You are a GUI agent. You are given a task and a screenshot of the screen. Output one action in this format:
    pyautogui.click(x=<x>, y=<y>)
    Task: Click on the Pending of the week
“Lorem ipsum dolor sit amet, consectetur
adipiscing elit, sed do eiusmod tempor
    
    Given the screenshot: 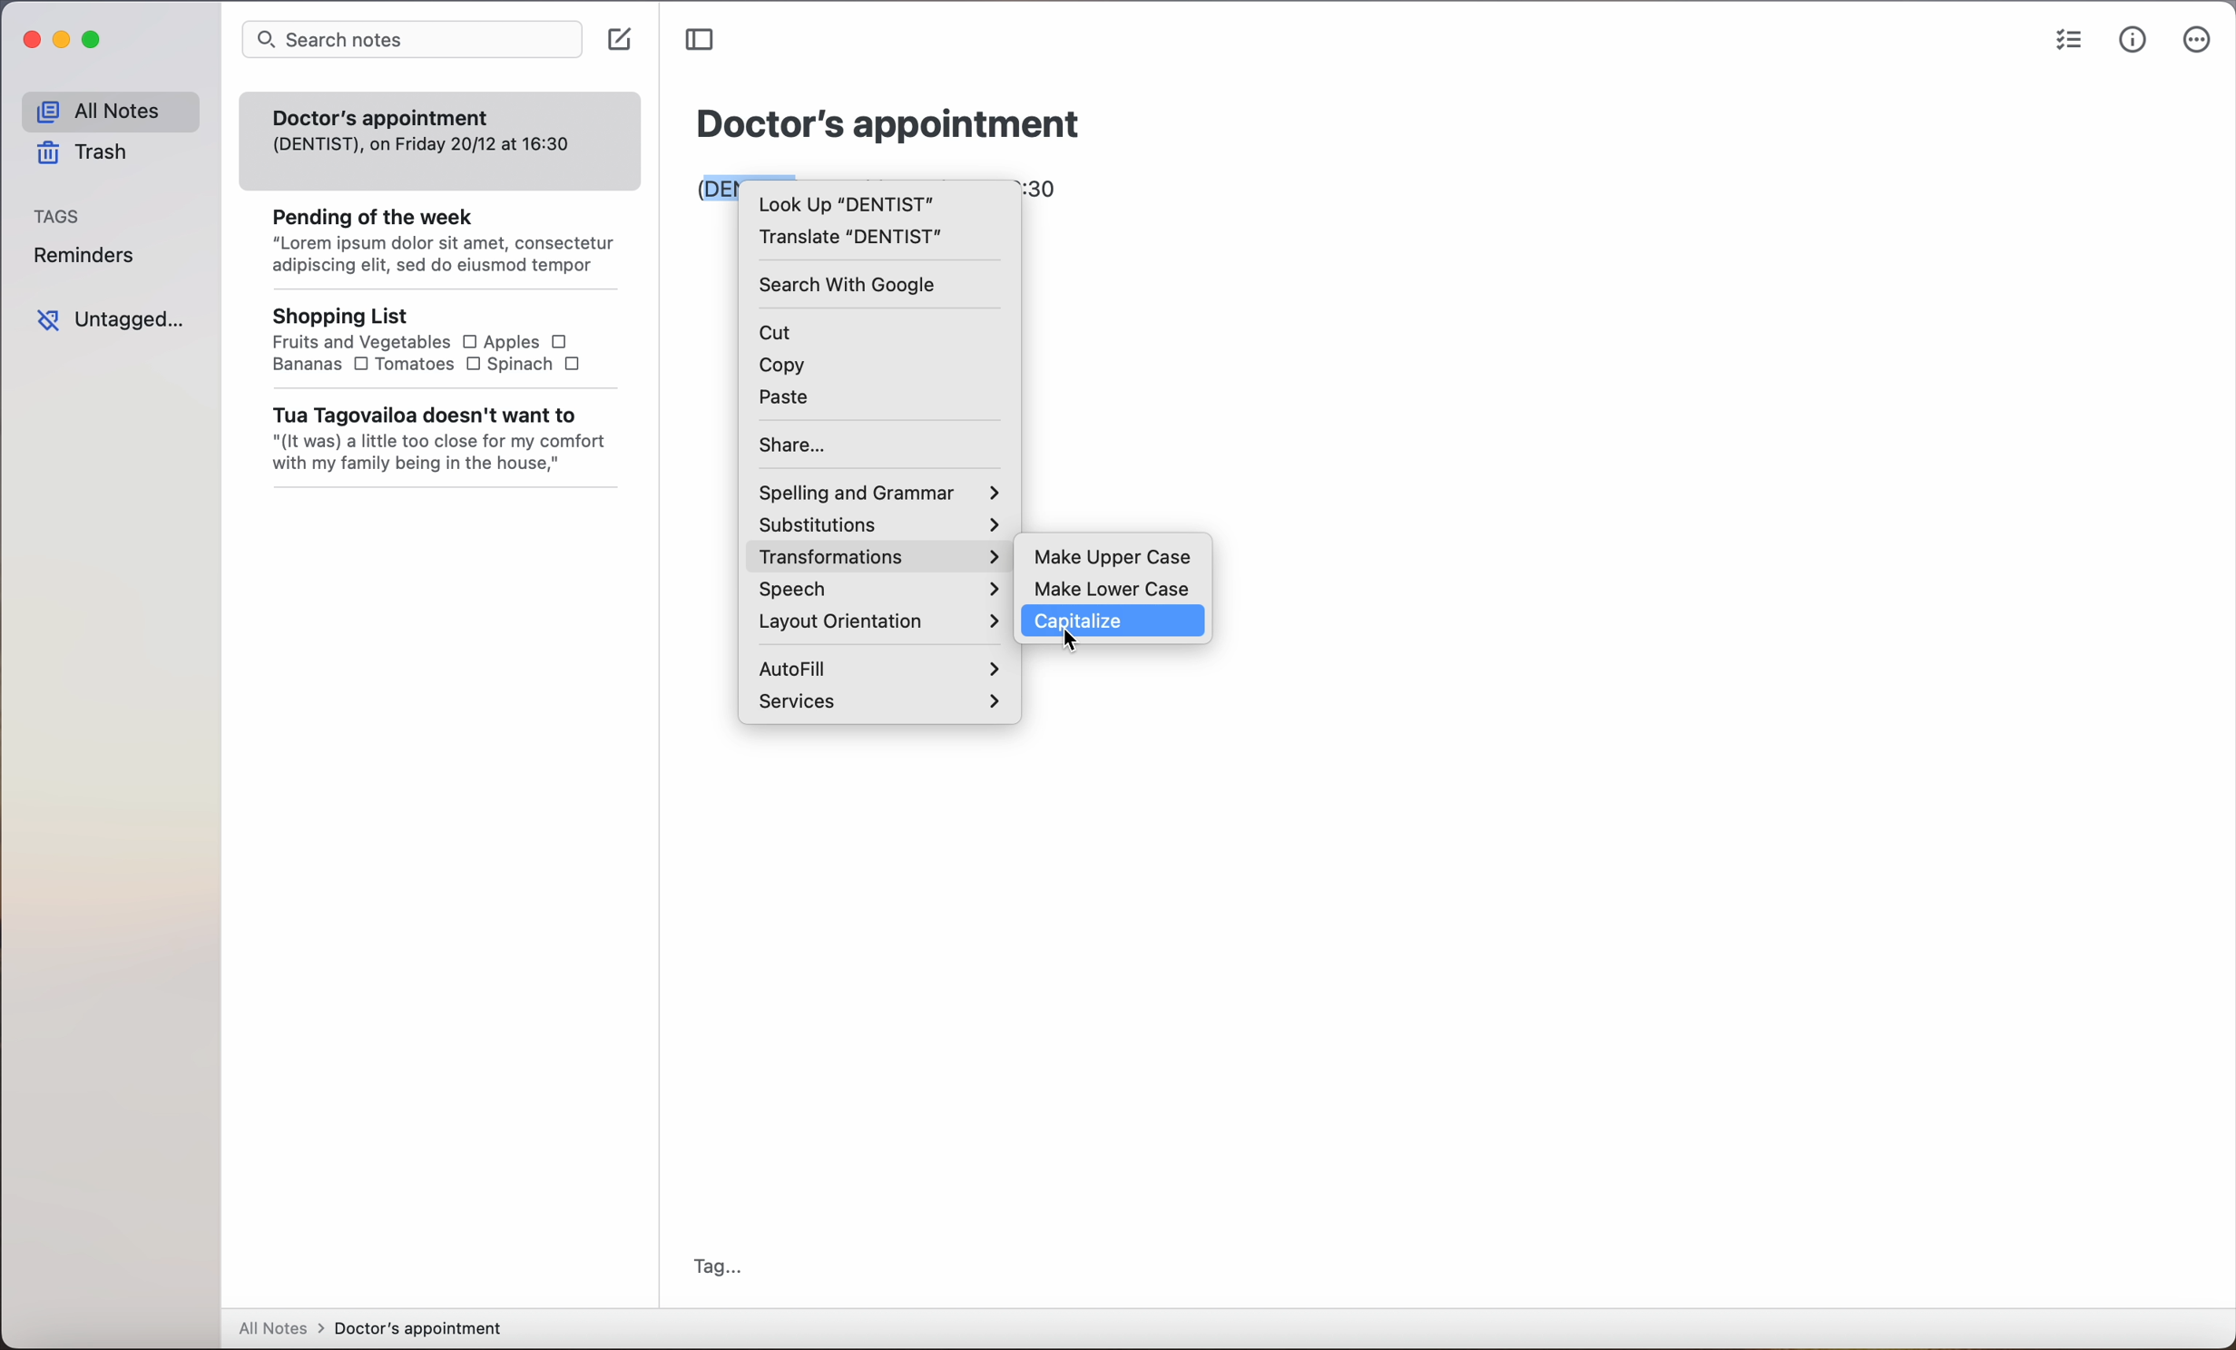 What is the action you would take?
    pyautogui.click(x=431, y=235)
    